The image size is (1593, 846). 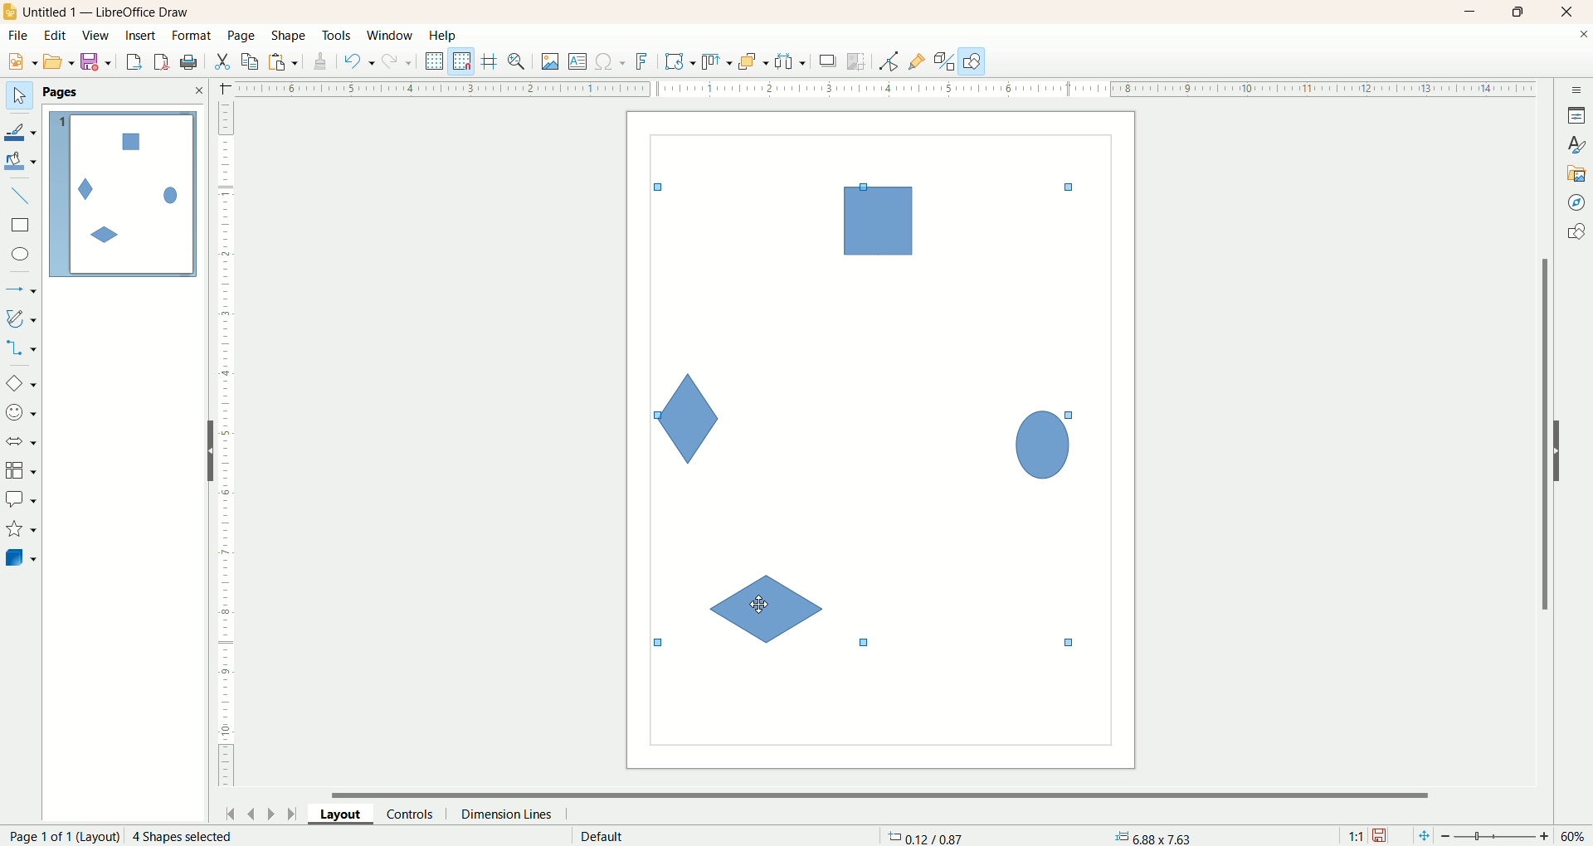 I want to click on line color, so click(x=22, y=130).